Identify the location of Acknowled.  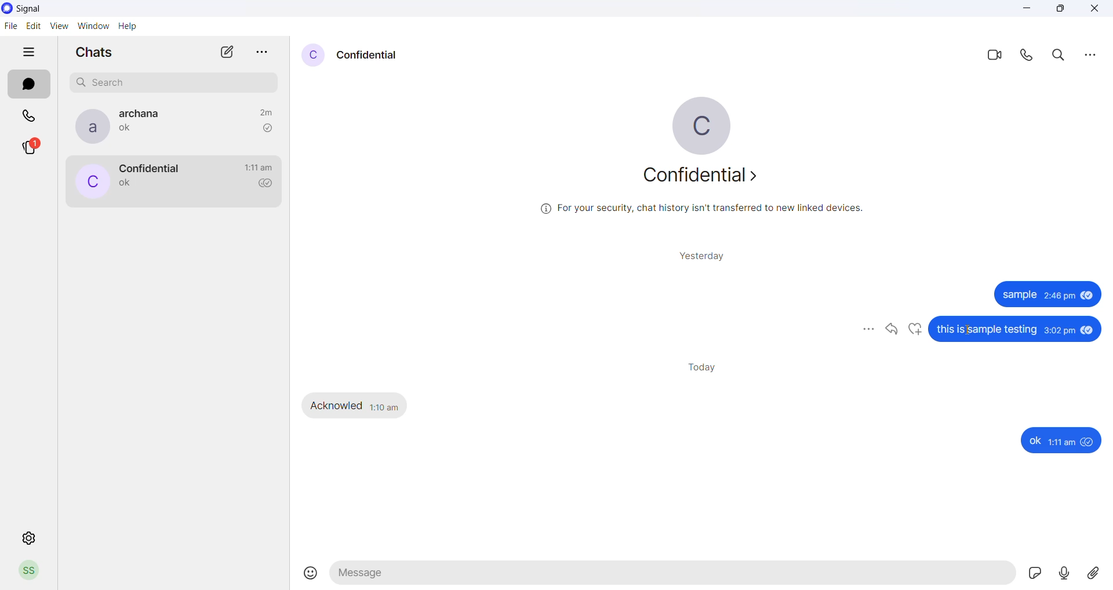
(337, 406).